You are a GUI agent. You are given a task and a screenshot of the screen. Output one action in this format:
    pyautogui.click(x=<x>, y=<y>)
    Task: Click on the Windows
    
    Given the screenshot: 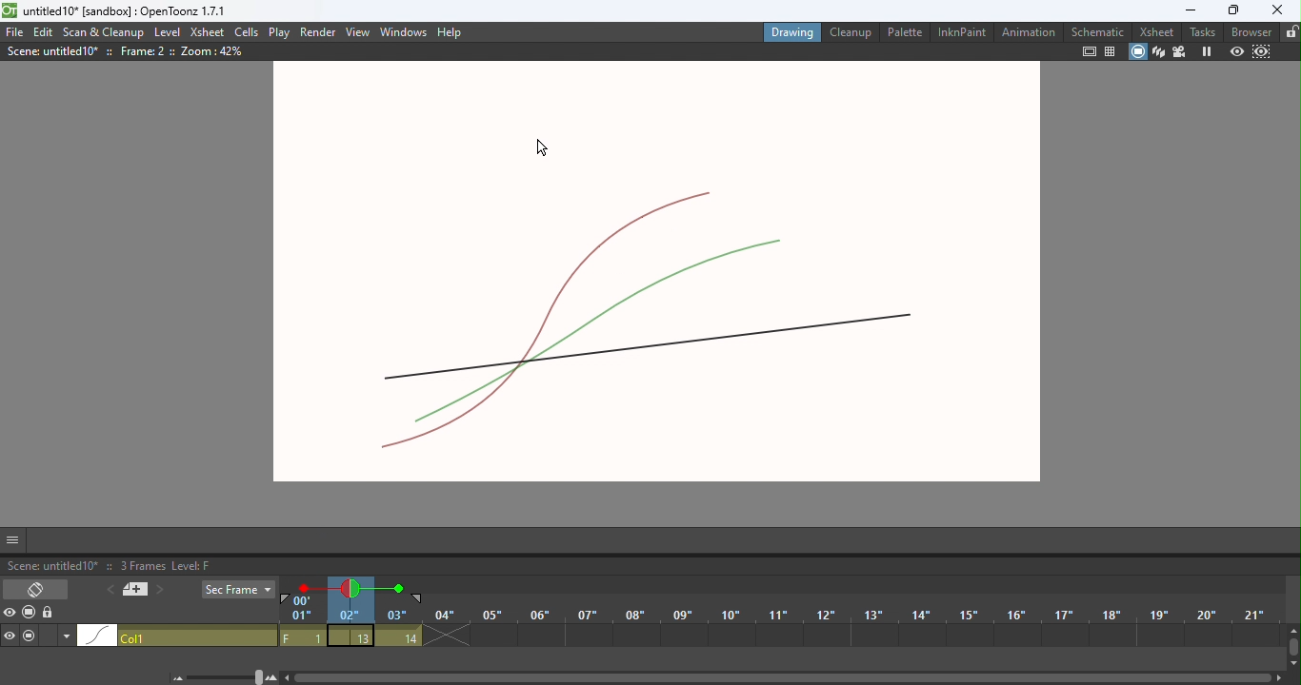 What is the action you would take?
    pyautogui.click(x=404, y=29)
    